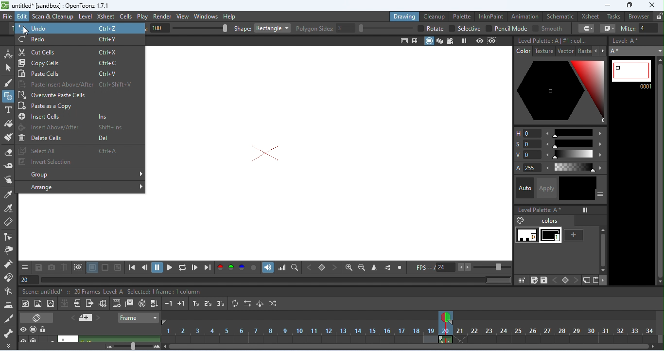 The height and width of the screenshot is (351, 664). I want to click on value, so click(560, 155).